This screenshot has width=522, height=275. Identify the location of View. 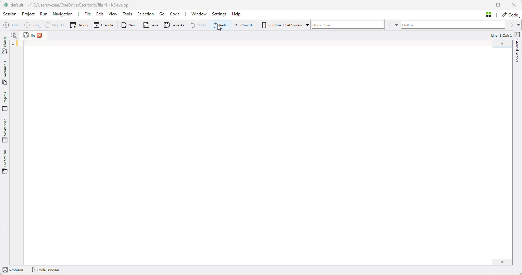
(113, 14).